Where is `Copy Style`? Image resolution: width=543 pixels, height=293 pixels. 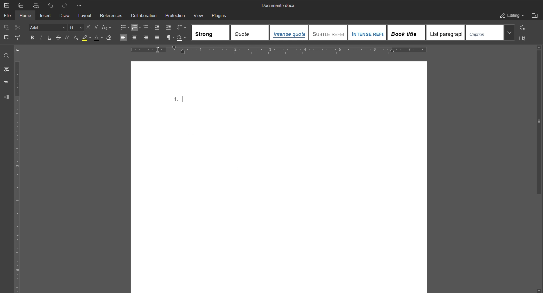
Copy Style is located at coordinates (20, 38).